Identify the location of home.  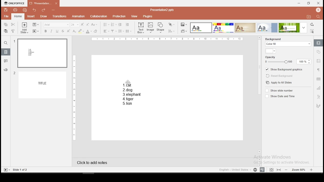
(18, 16).